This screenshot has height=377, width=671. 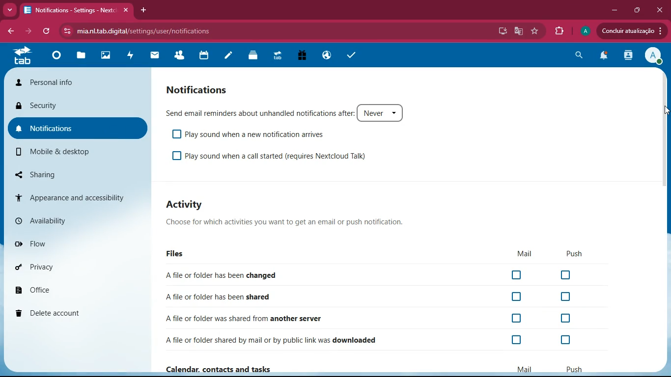 I want to click on Calendar. contacts and tasks Mail Push, so click(x=376, y=369).